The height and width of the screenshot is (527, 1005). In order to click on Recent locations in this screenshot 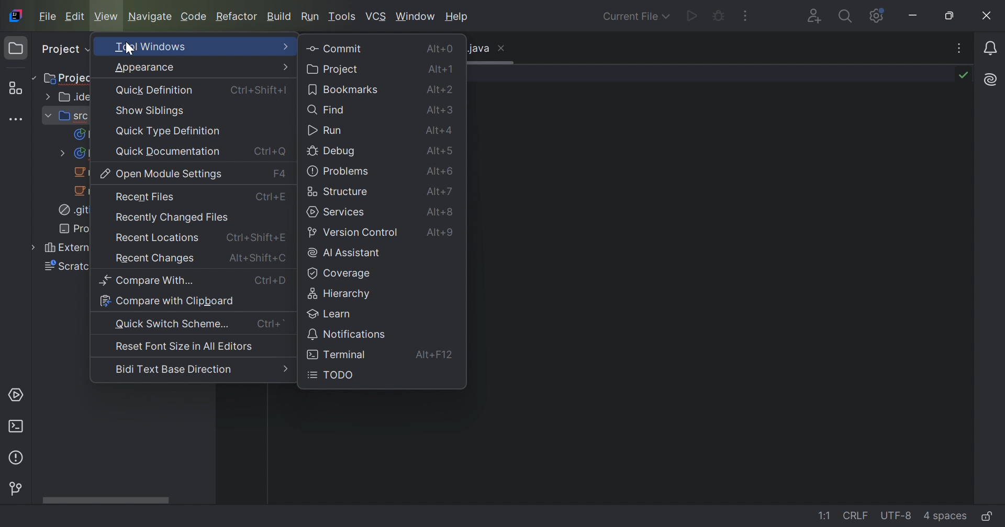, I will do `click(156, 239)`.